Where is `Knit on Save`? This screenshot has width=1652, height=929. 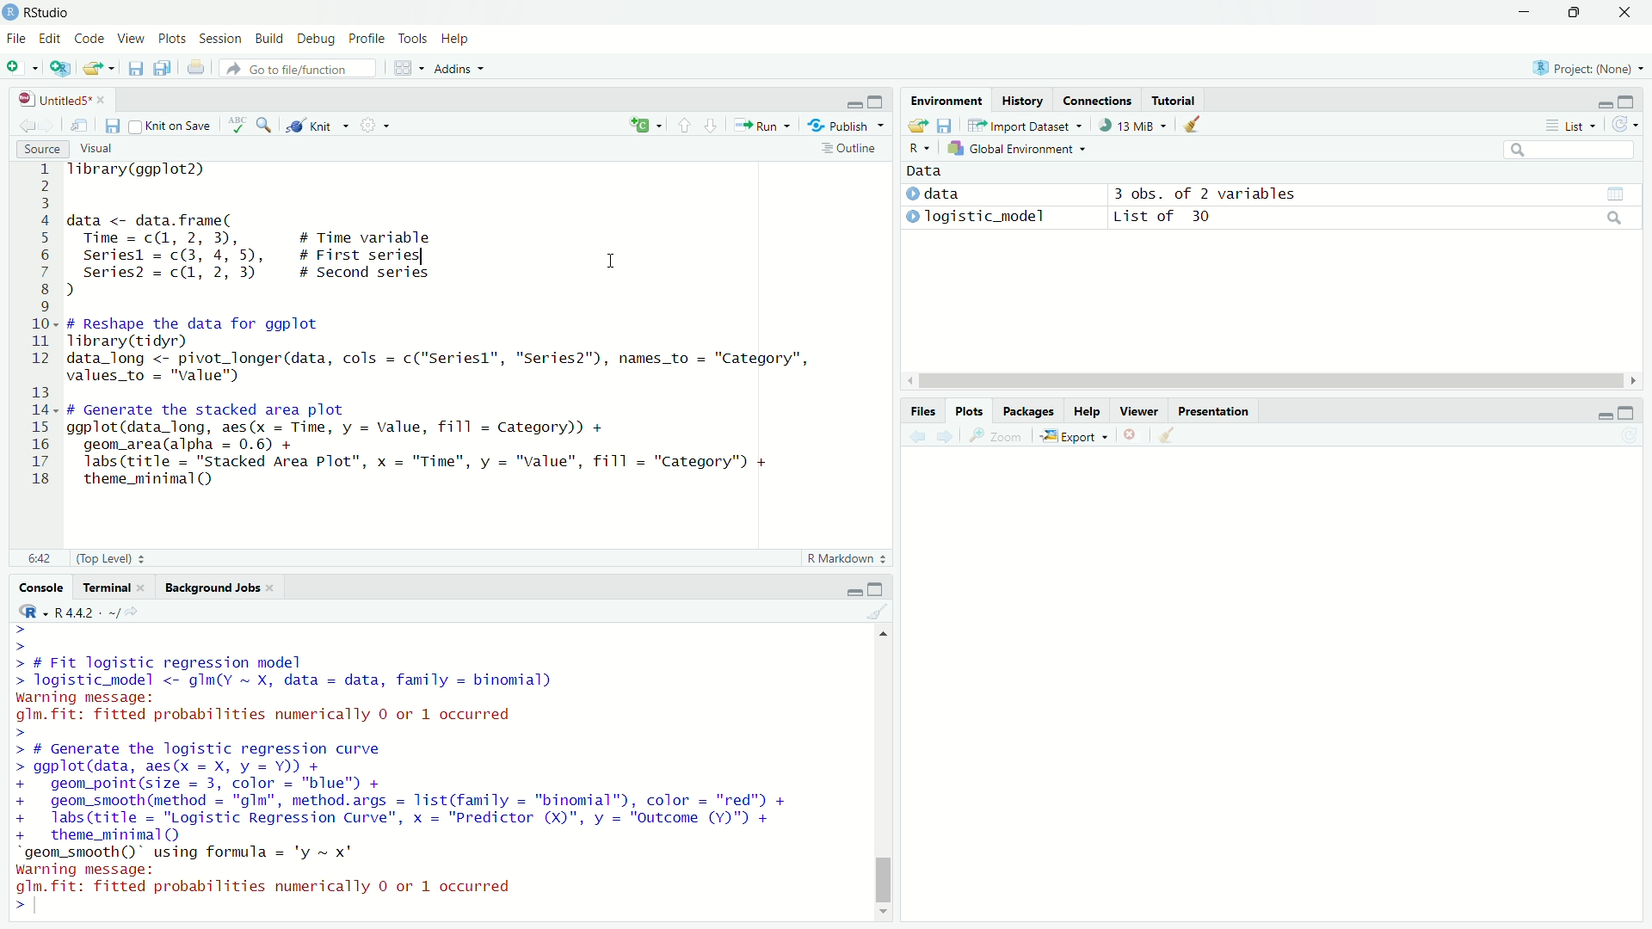
Knit on Save is located at coordinates (173, 126).